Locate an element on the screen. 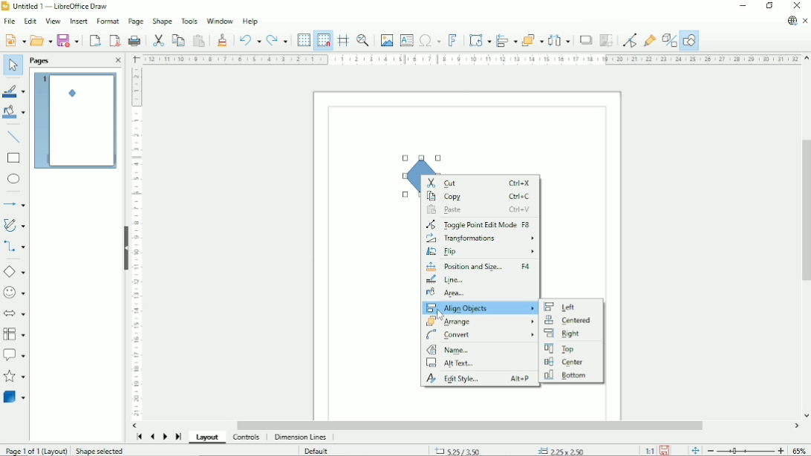 This screenshot has width=811, height=456. Area is located at coordinates (480, 293).